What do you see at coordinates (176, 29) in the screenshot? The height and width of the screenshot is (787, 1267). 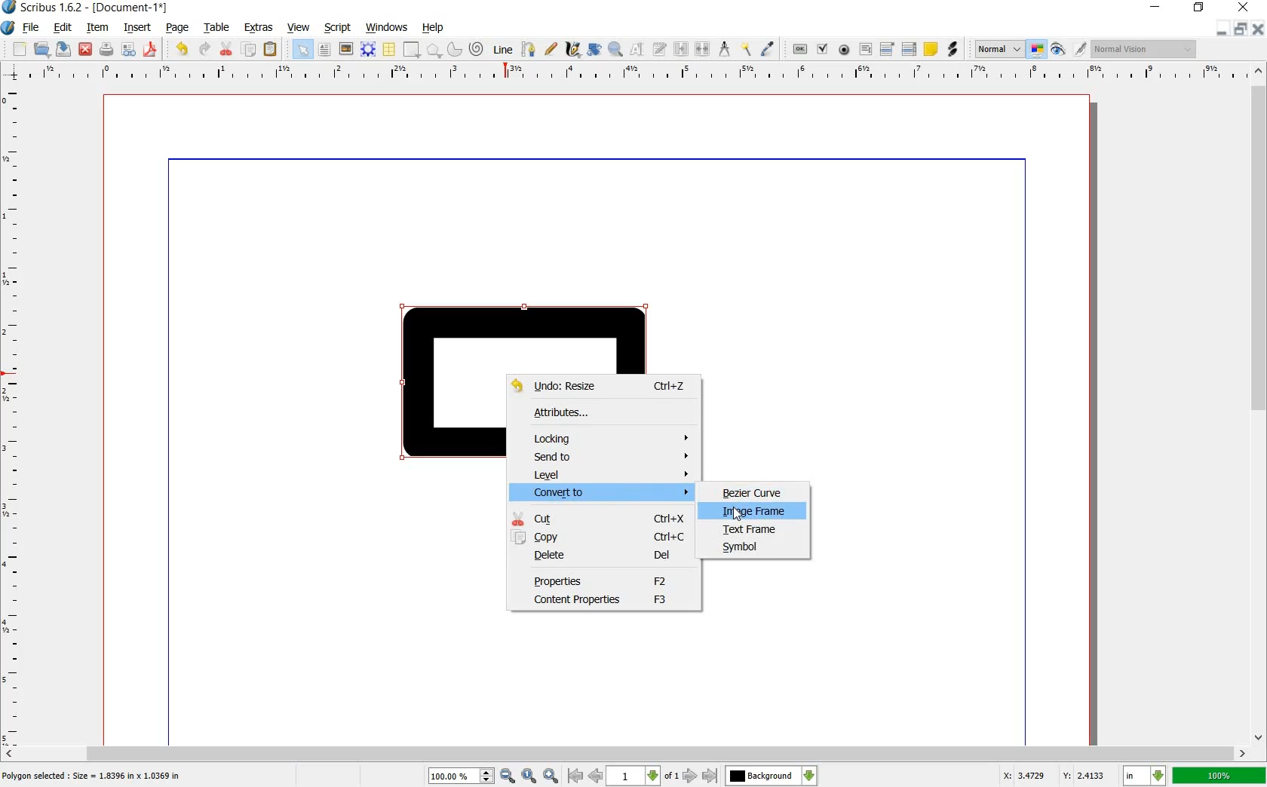 I see `page` at bounding box center [176, 29].